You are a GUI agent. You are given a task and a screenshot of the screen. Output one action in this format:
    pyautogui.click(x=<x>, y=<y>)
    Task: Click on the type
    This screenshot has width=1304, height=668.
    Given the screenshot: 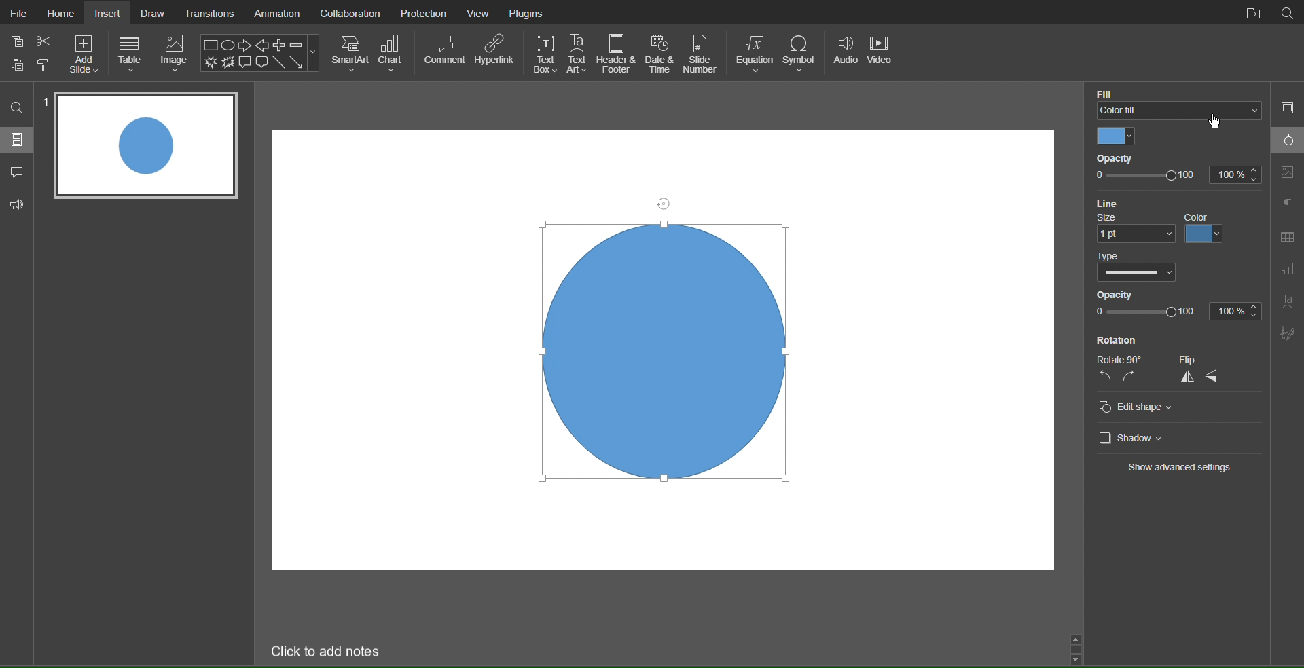 What is the action you would take?
    pyautogui.click(x=1108, y=255)
    